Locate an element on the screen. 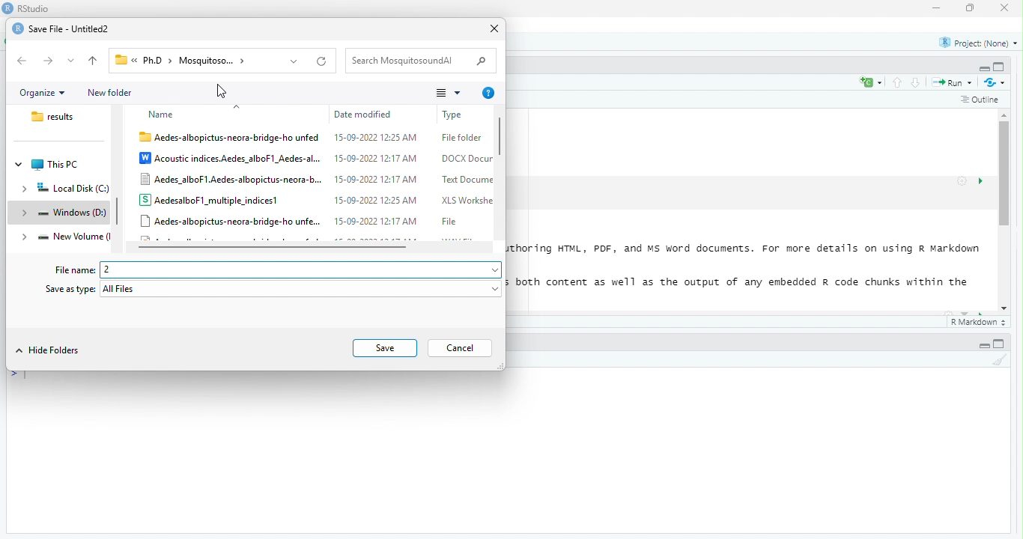 This screenshot has width=1023, height=539. cursor is located at coordinates (222, 91).